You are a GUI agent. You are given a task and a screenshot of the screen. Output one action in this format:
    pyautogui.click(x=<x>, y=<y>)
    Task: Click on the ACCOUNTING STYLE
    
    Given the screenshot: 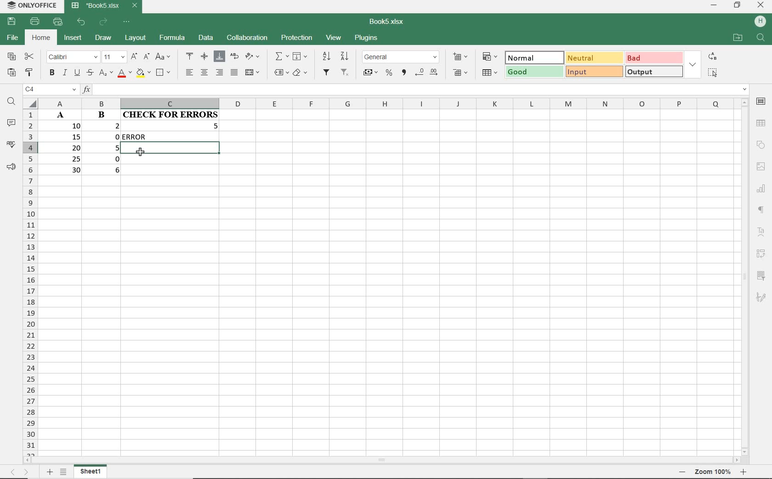 What is the action you would take?
    pyautogui.click(x=370, y=72)
    